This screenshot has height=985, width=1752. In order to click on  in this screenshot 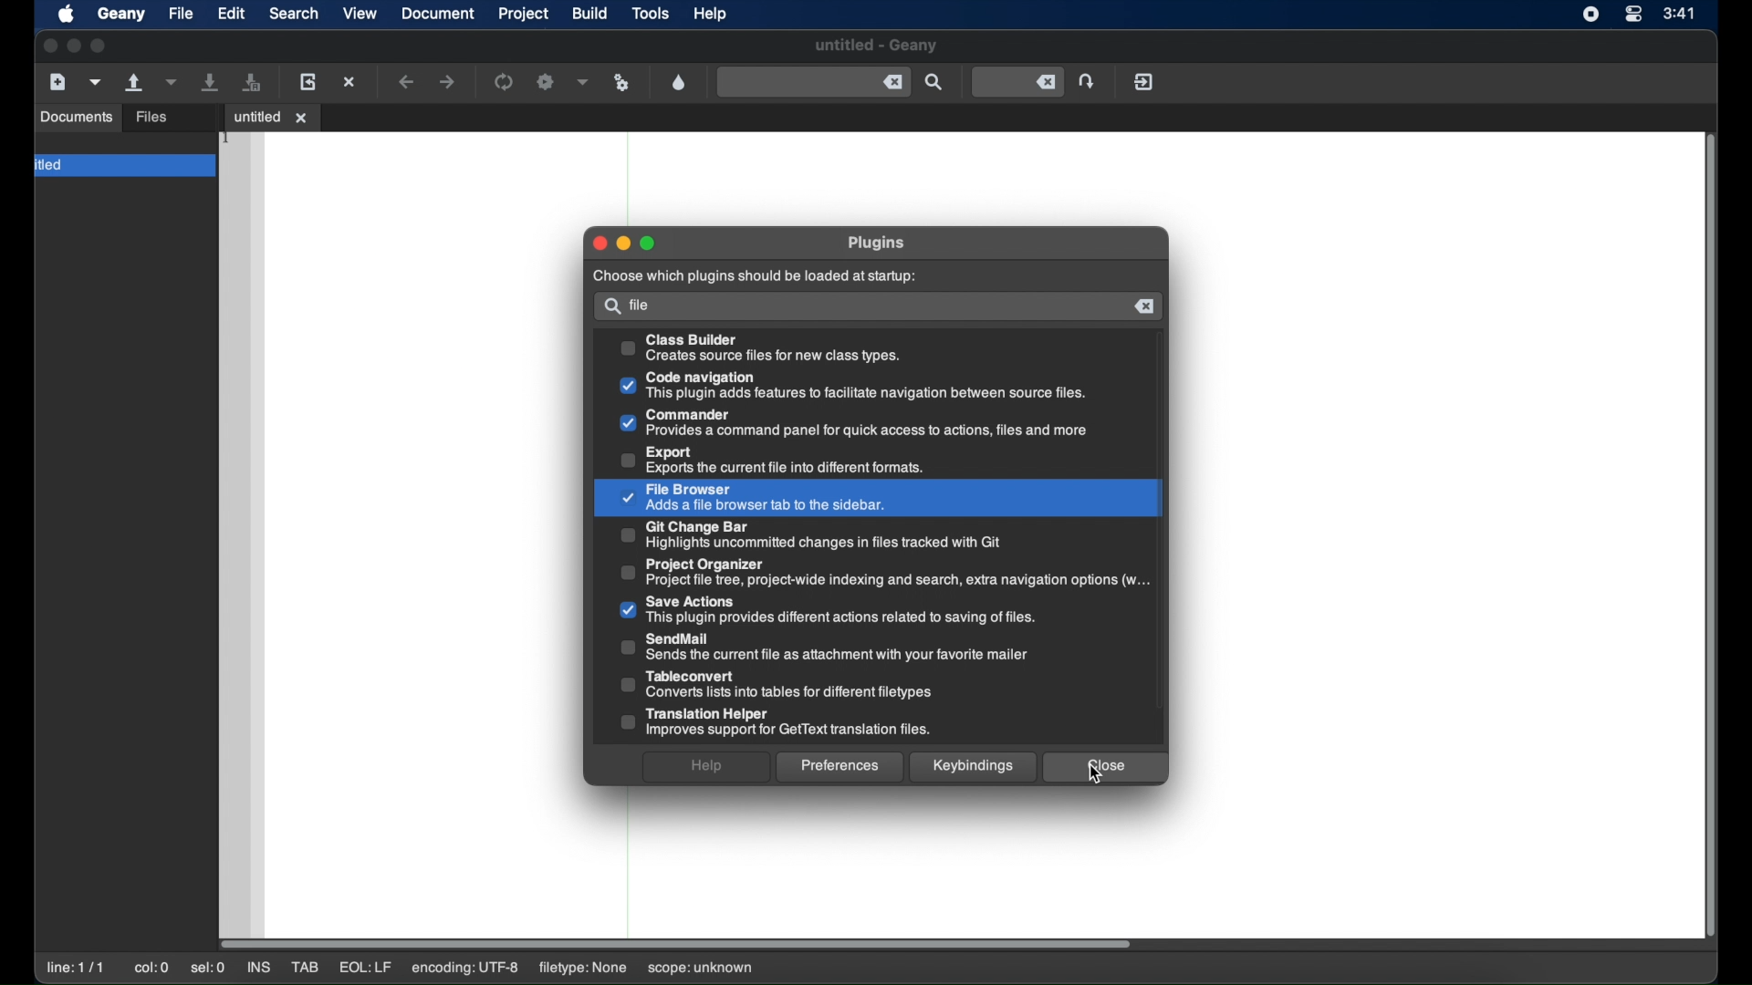, I will do `click(708, 768)`.